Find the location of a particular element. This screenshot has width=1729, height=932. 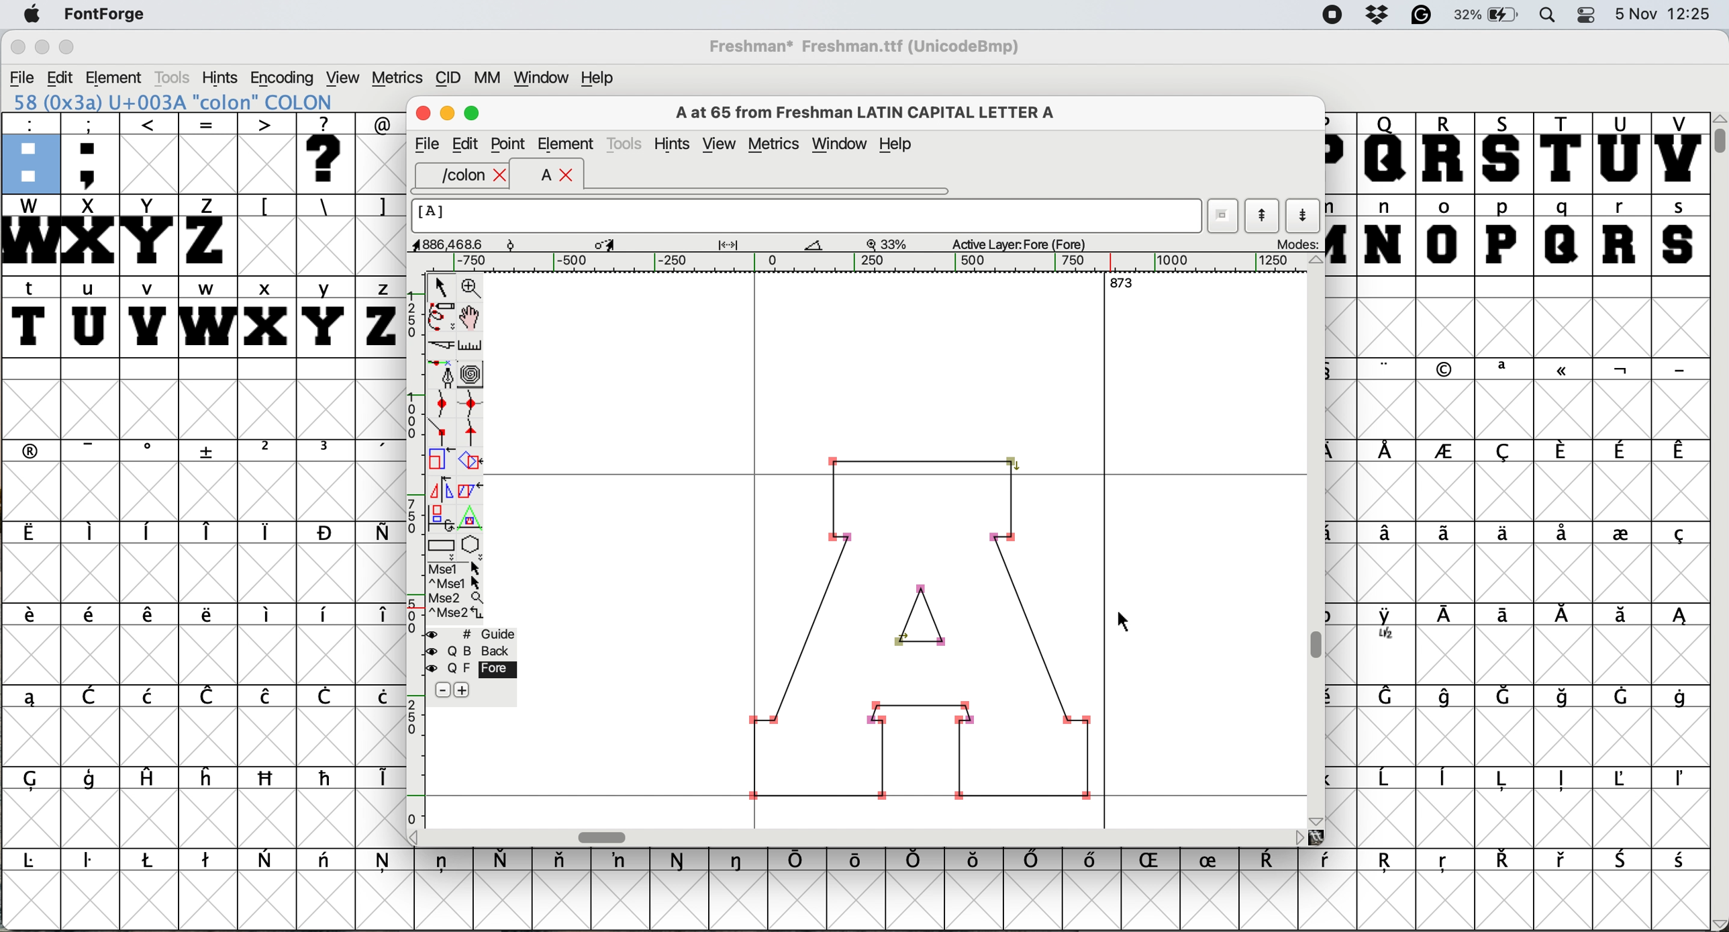

close is located at coordinates (15, 48).